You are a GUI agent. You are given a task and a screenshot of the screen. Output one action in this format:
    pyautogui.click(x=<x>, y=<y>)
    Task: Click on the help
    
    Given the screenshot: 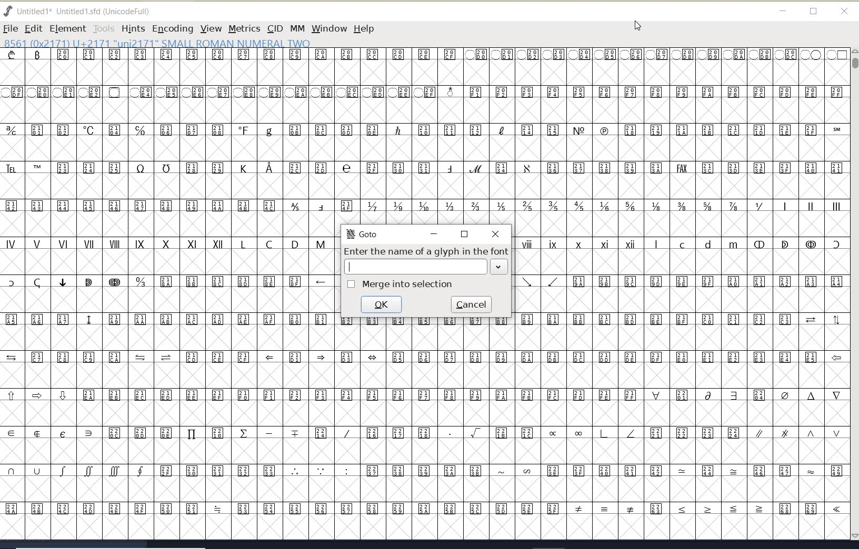 What is the action you would take?
    pyautogui.click(x=366, y=29)
    